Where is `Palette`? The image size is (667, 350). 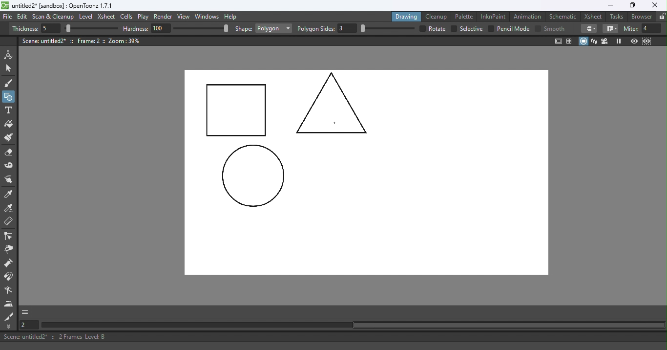 Palette is located at coordinates (465, 16).